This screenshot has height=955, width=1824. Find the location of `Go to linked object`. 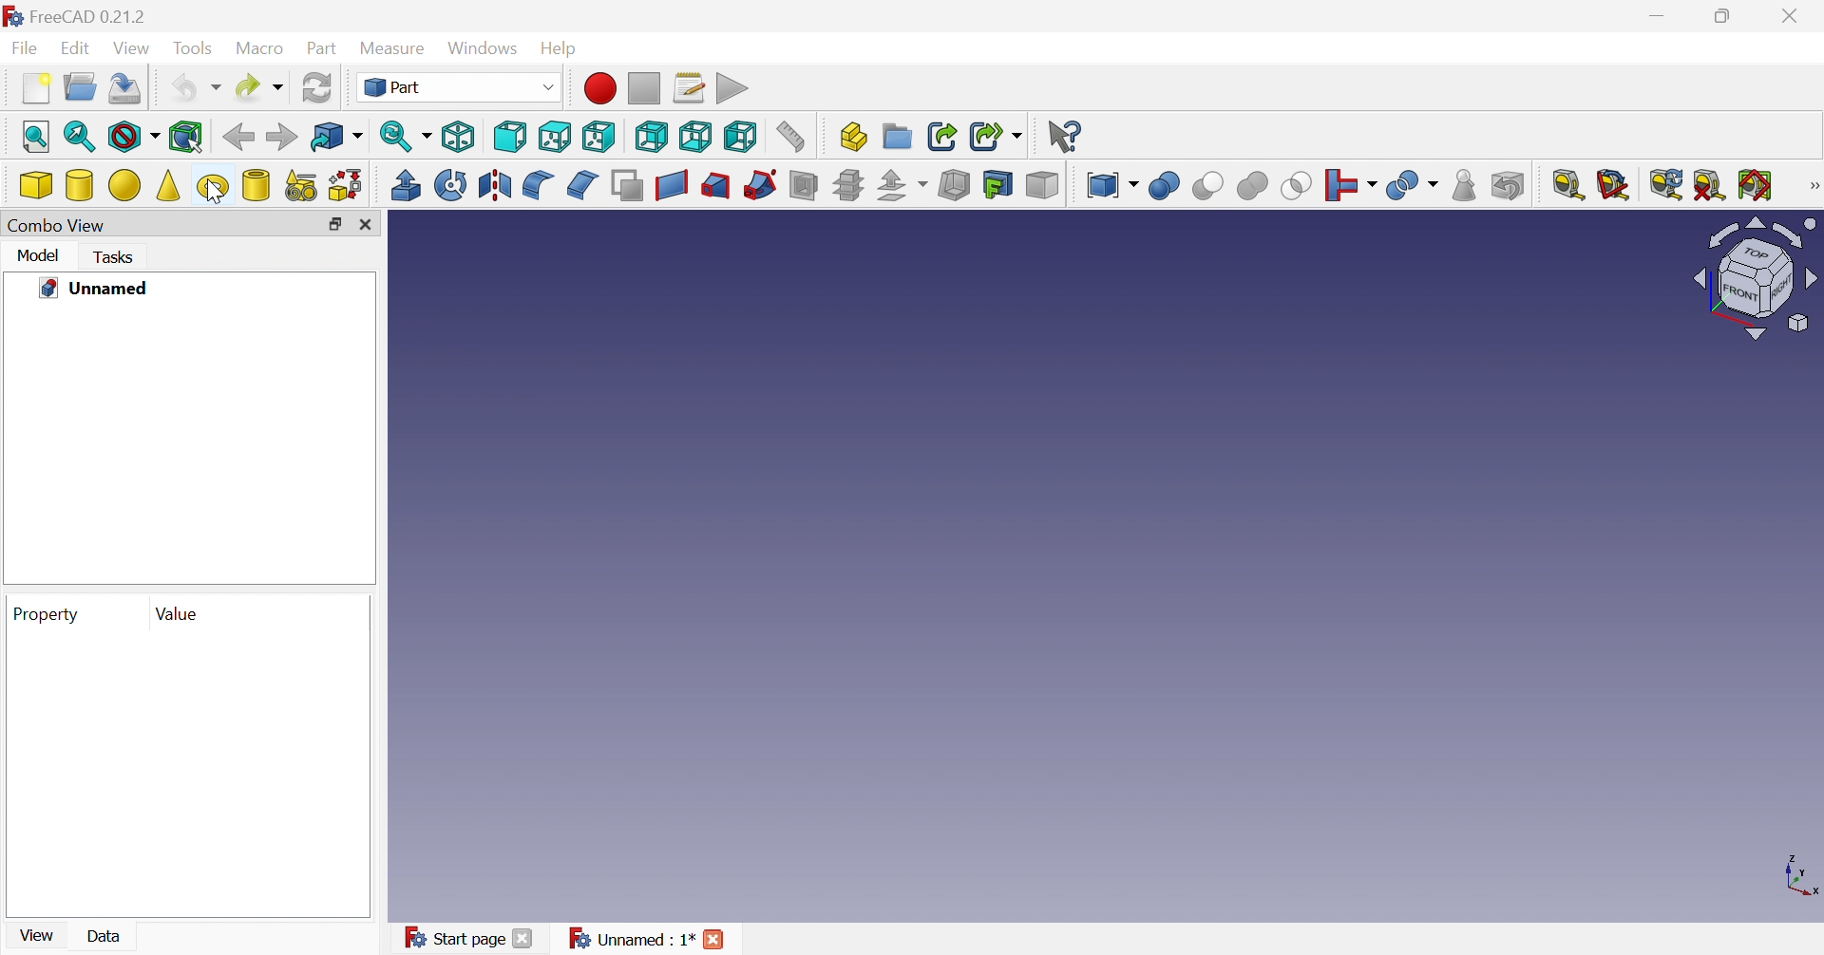

Go to linked object is located at coordinates (336, 135).